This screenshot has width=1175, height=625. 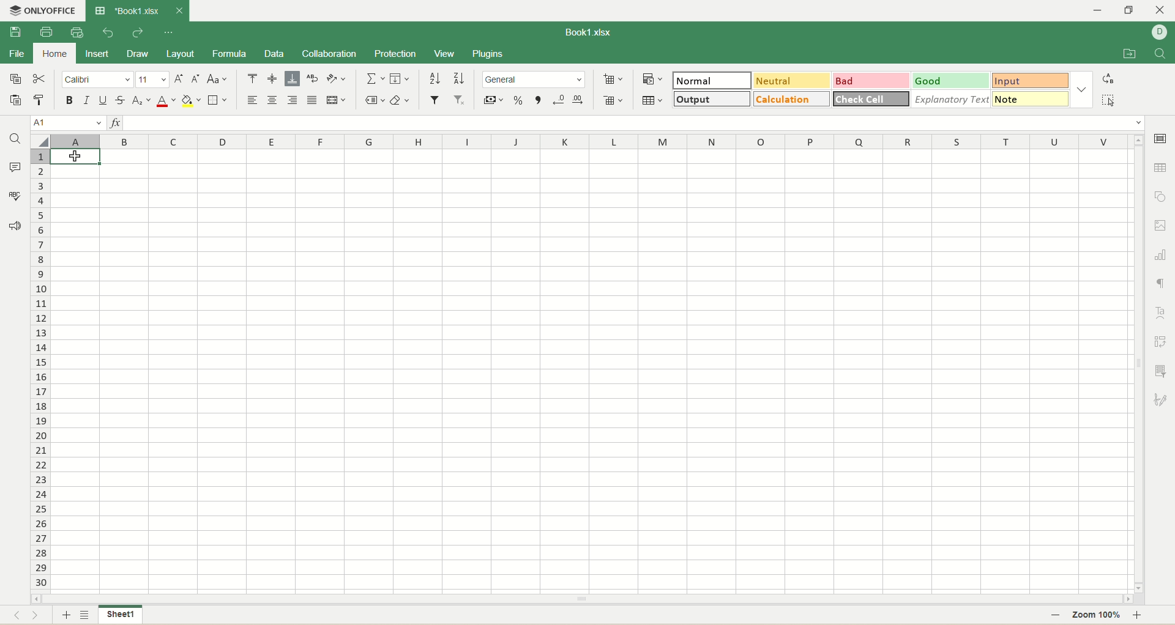 I want to click on comment, so click(x=17, y=168).